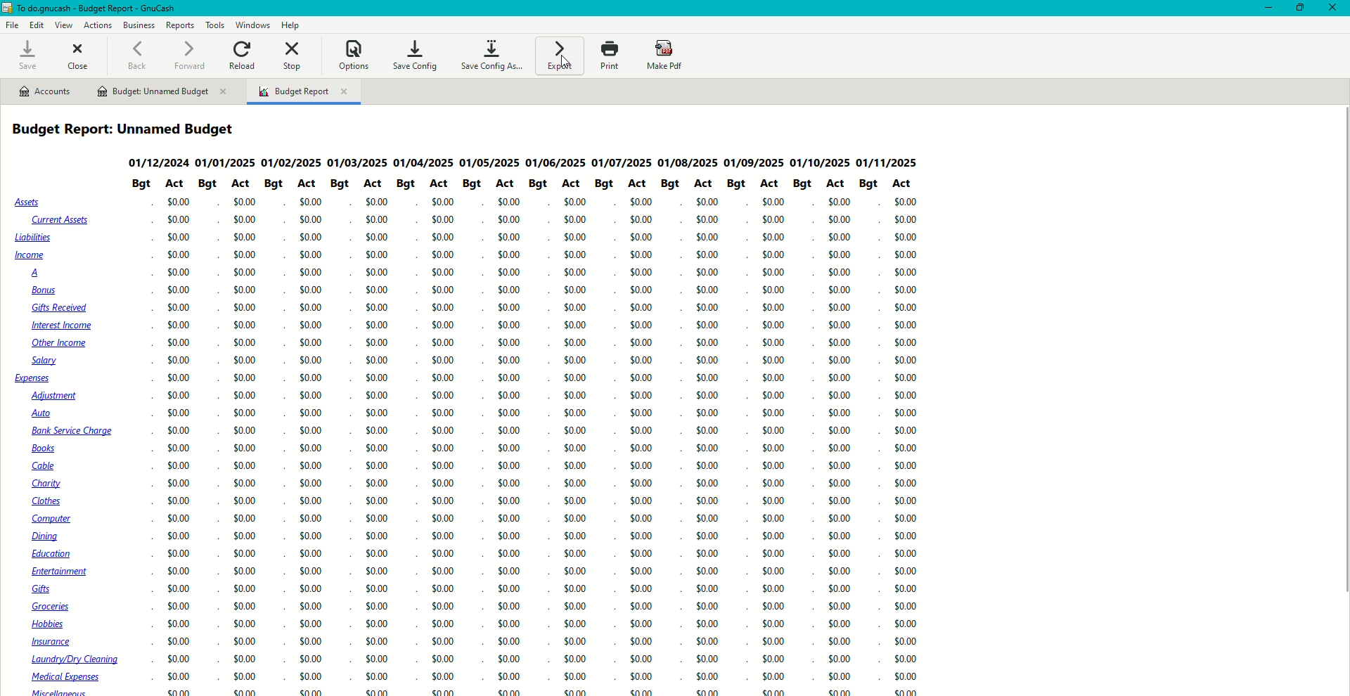  I want to click on $0.00, so click(577, 256).